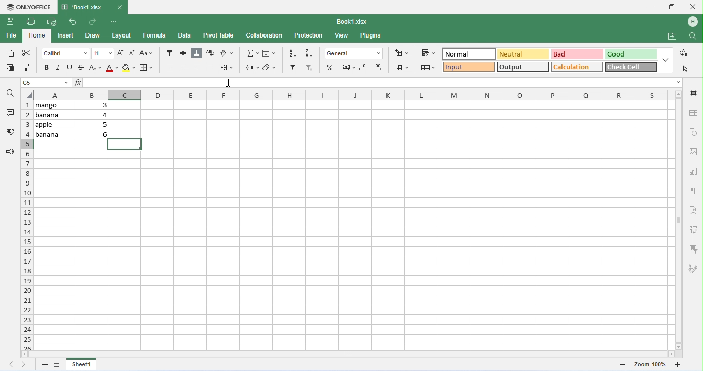 This screenshot has width=703, height=371. Describe the element at coordinates (99, 135) in the screenshot. I see `6` at that location.